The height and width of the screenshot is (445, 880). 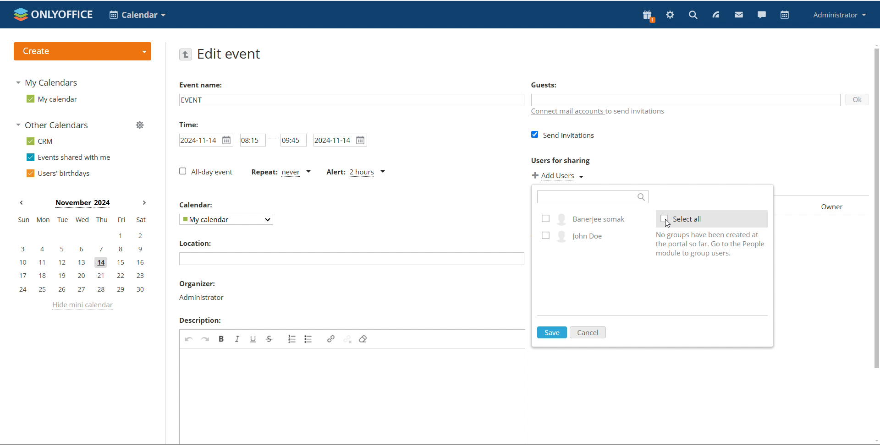 What do you see at coordinates (270, 338) in the screenshot?
I see `strikethrough` at bounding box center [270, 338].